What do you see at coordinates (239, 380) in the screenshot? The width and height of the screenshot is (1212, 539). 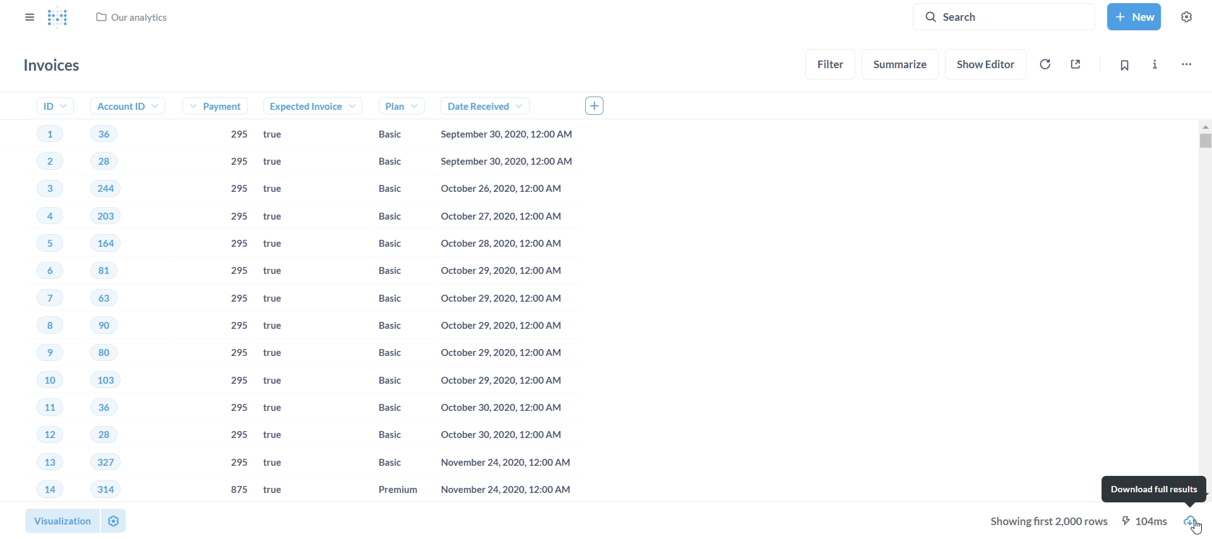 I see `295` at bounding box center [239, 380].